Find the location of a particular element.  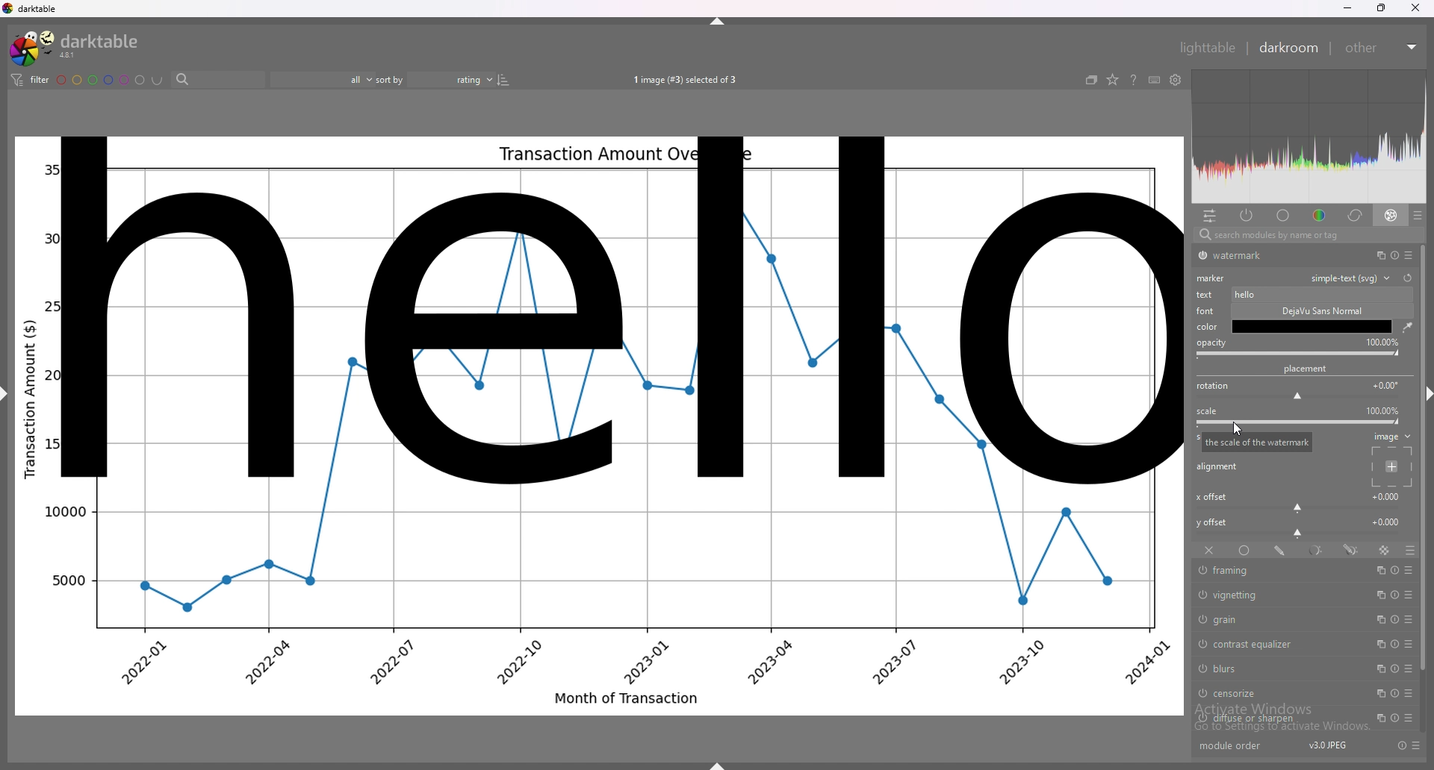

presets is located at coordinates (1409, 255).